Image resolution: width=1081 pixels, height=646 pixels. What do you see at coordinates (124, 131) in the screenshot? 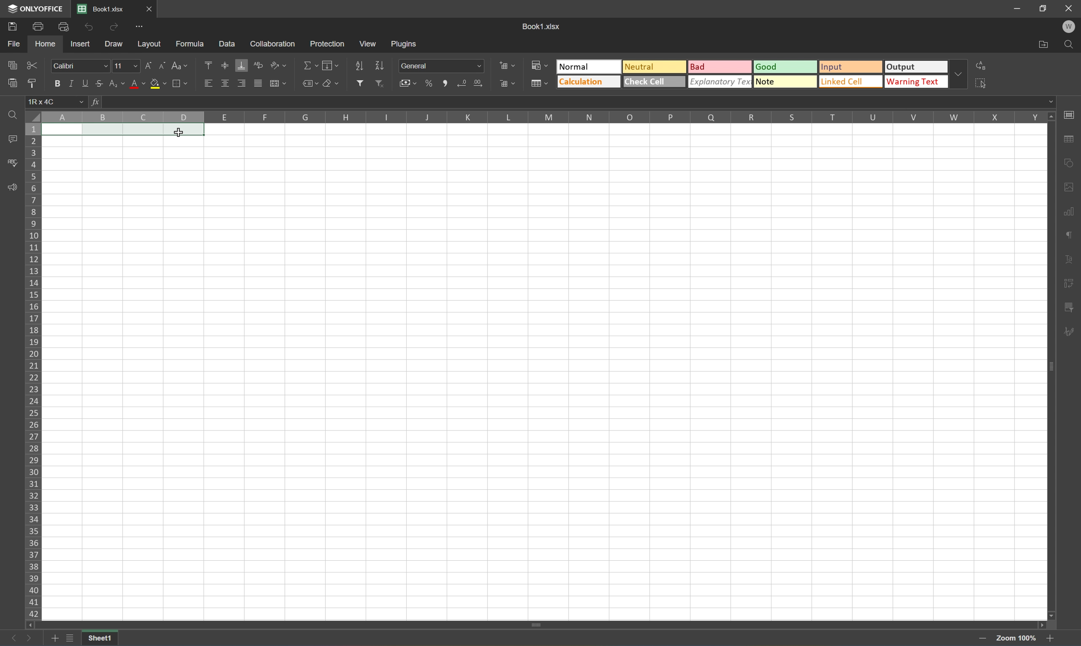
I see `CELLS A1 TO D1` at bounding box center [124, 131].